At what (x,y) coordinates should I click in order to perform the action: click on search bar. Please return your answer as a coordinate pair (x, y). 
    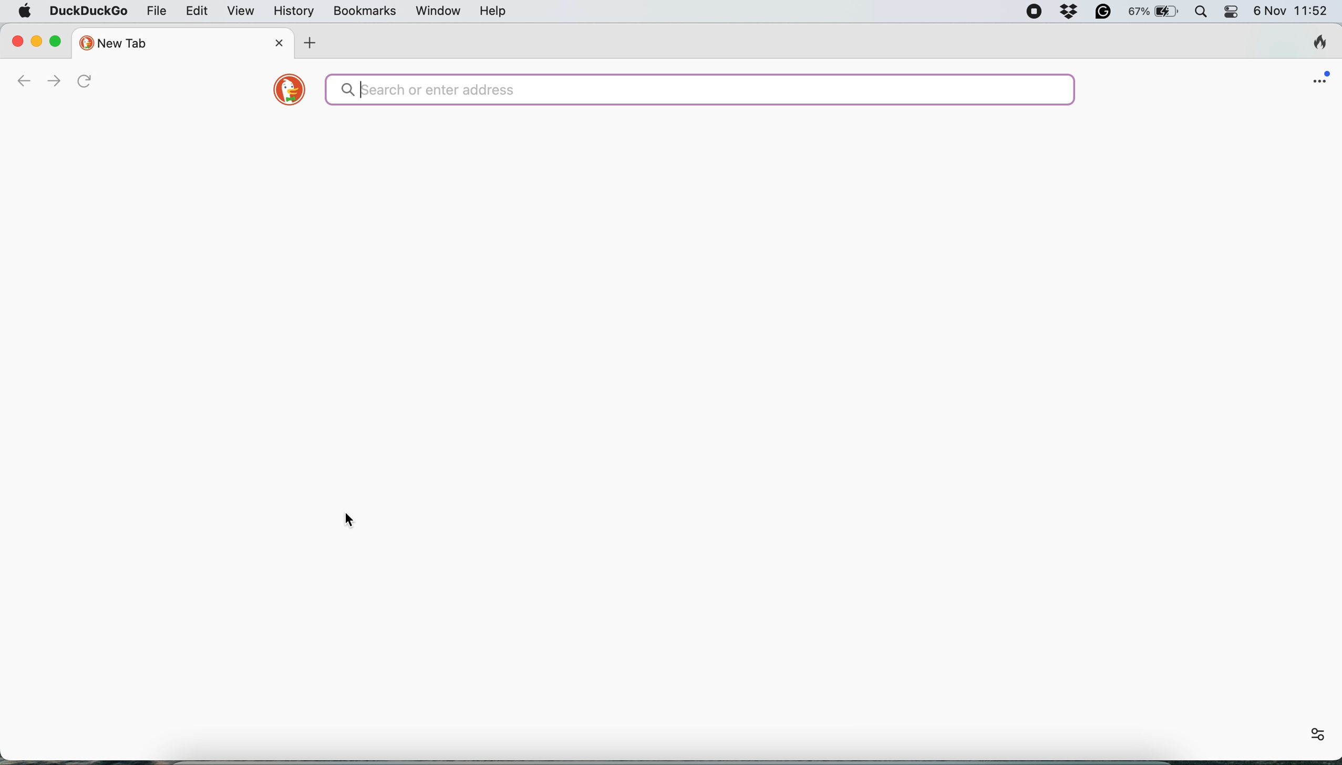
    Looking at the image, I should click on (700, 89).